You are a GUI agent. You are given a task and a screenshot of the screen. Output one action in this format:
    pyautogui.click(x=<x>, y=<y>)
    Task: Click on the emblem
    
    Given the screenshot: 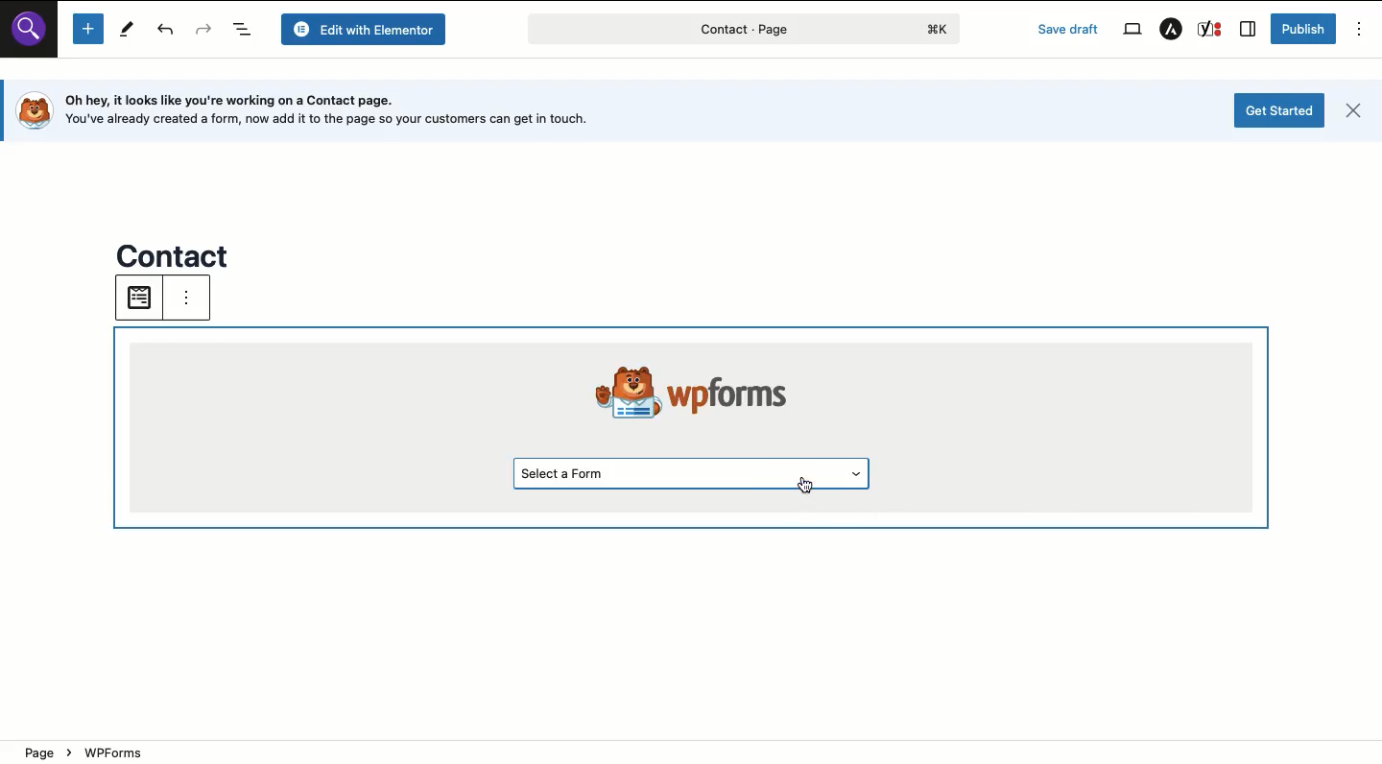 What is the action you would take?
    pyautogui.click(x=613, y=388)
    